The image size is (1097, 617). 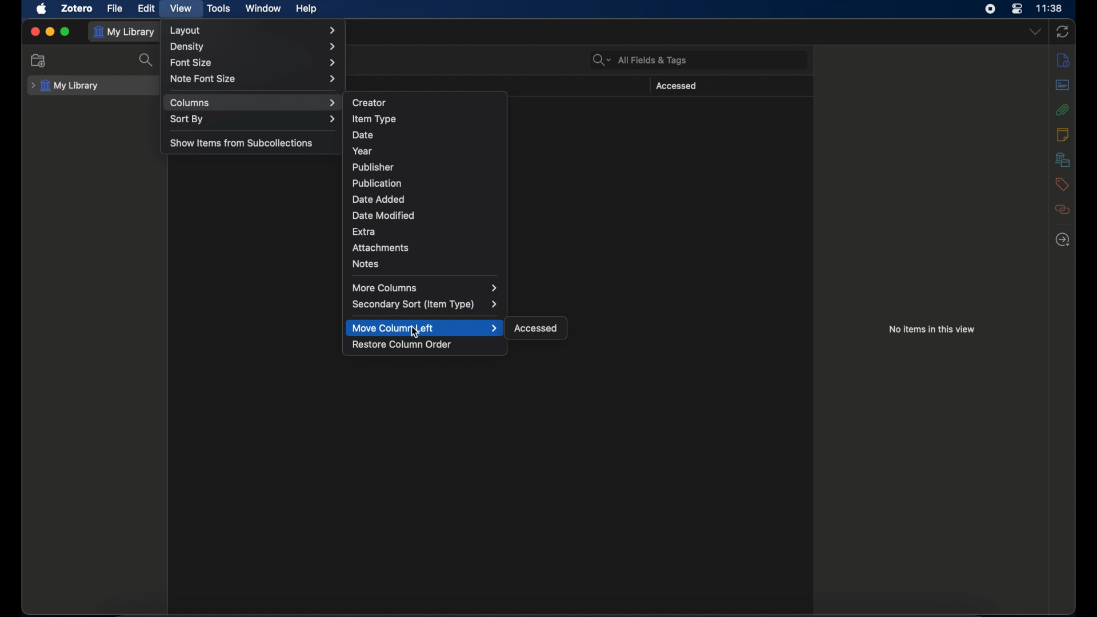 What do you see at coordinates (990, 9) in the screenshot?
I see `screen recorder` at bounding box center [990, 9].